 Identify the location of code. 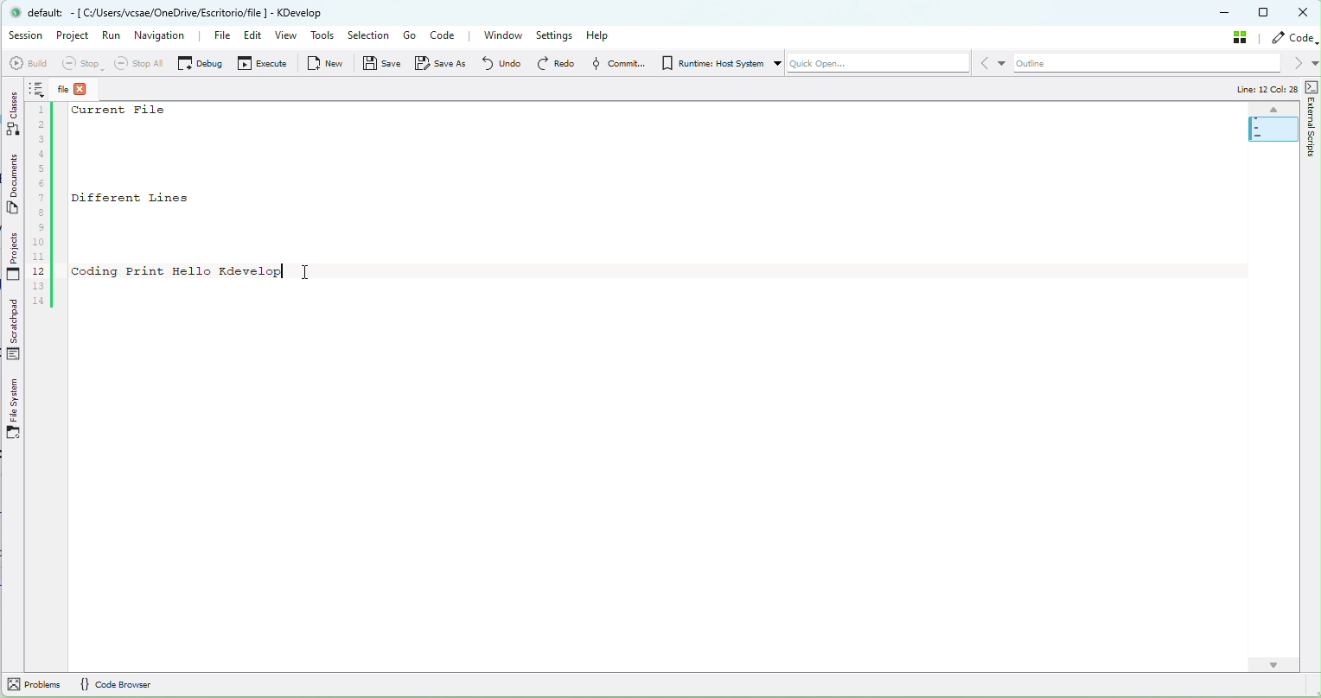
(1295, 38).